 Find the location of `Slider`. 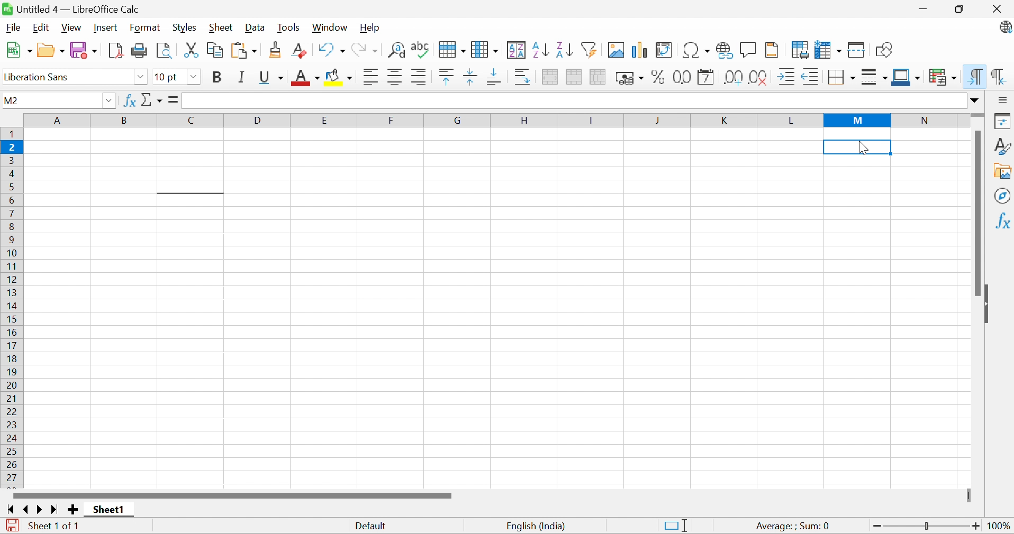

Slider is located at coordinates (971, 496).